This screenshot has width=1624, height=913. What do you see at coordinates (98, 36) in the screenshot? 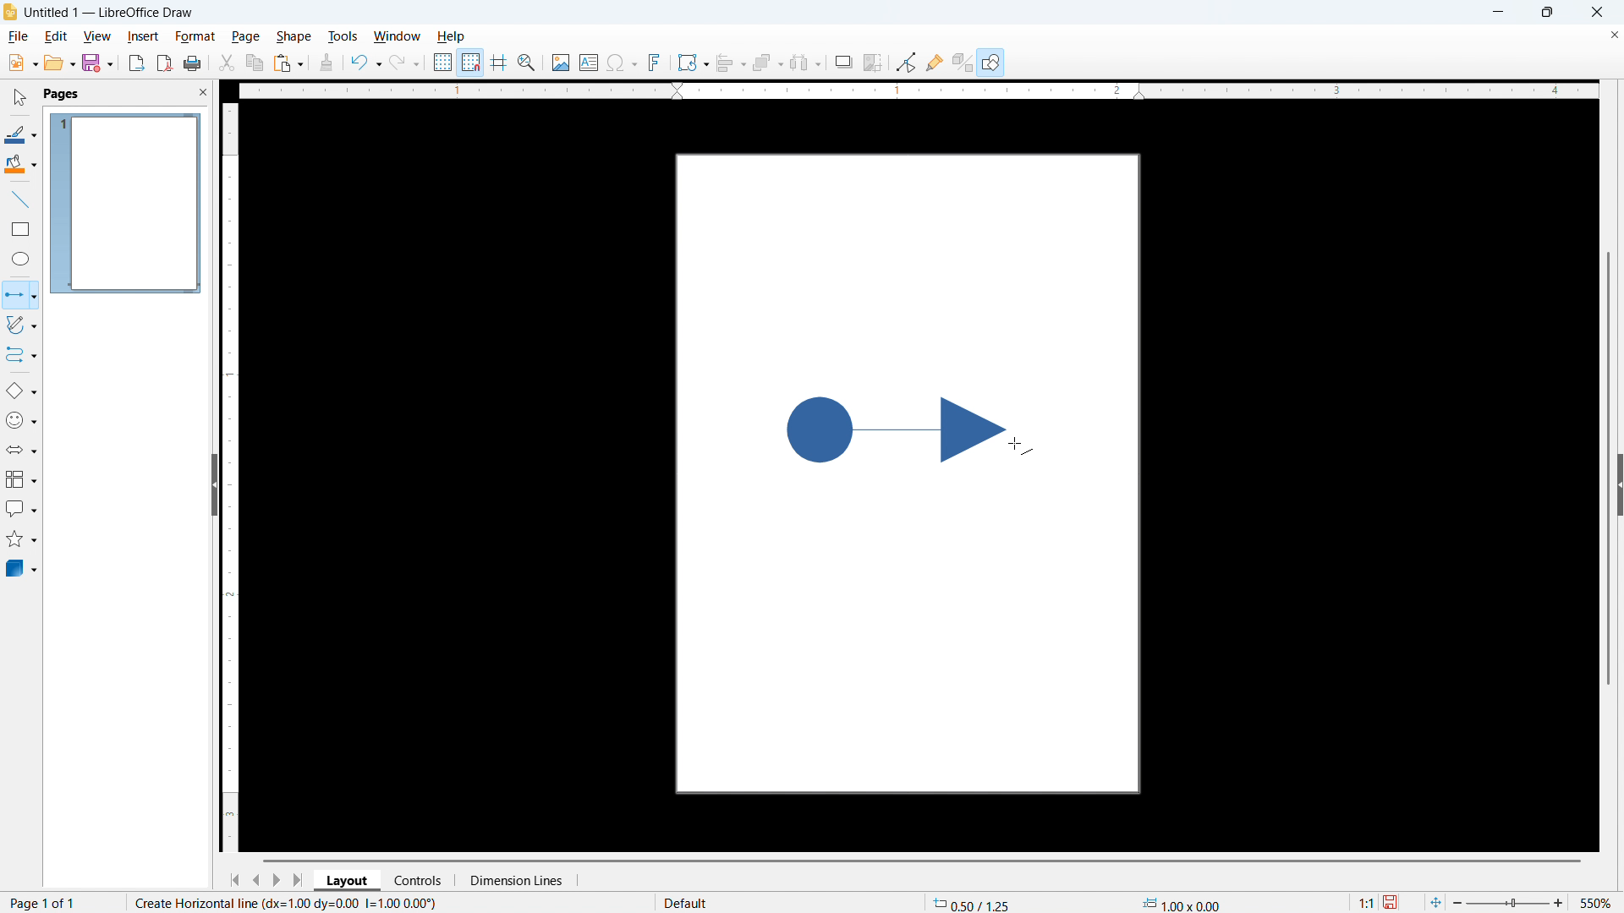
I see `View ` at bounding box center [98, 36].